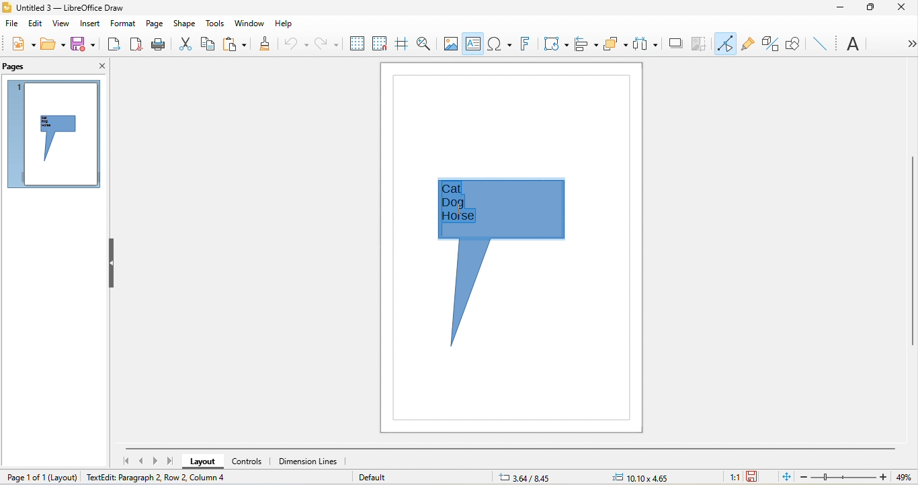 The width and height of the screenshot is (918, 485). I want to click on previous page, so click(142, 461).